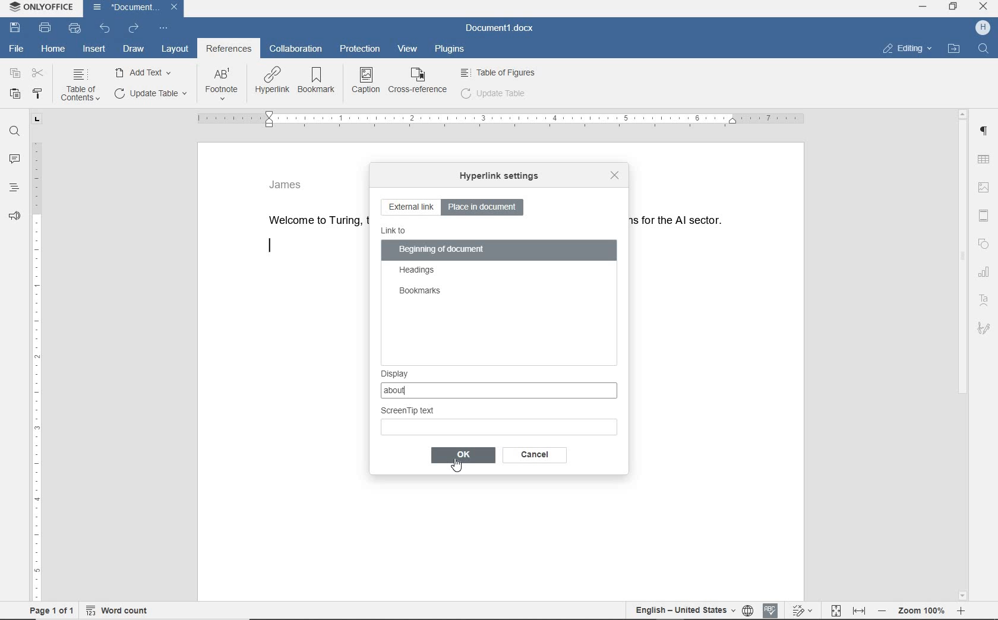 The width and height of the screenshot is (998, 620). What do you see at coordinates (418, 271) in the screenshot?
I see `headings` at bounding box center [418, 271].